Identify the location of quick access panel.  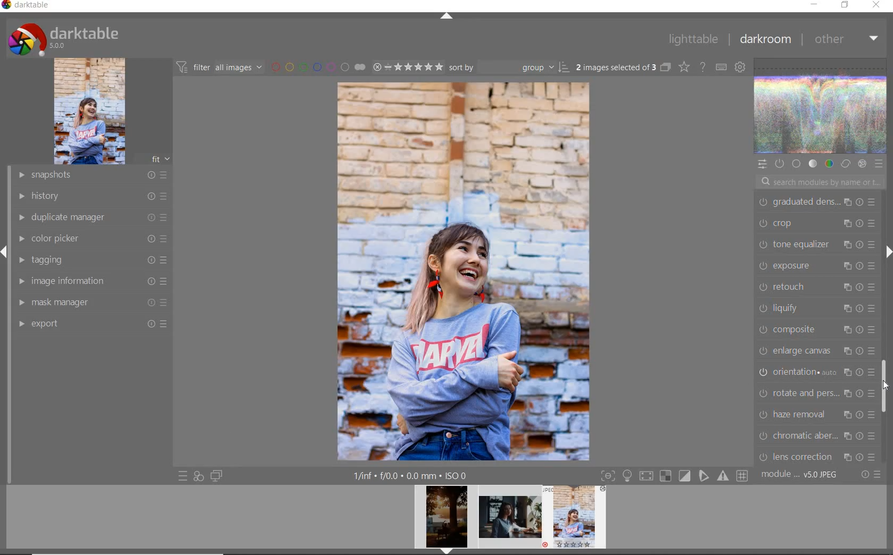
(762, 164).